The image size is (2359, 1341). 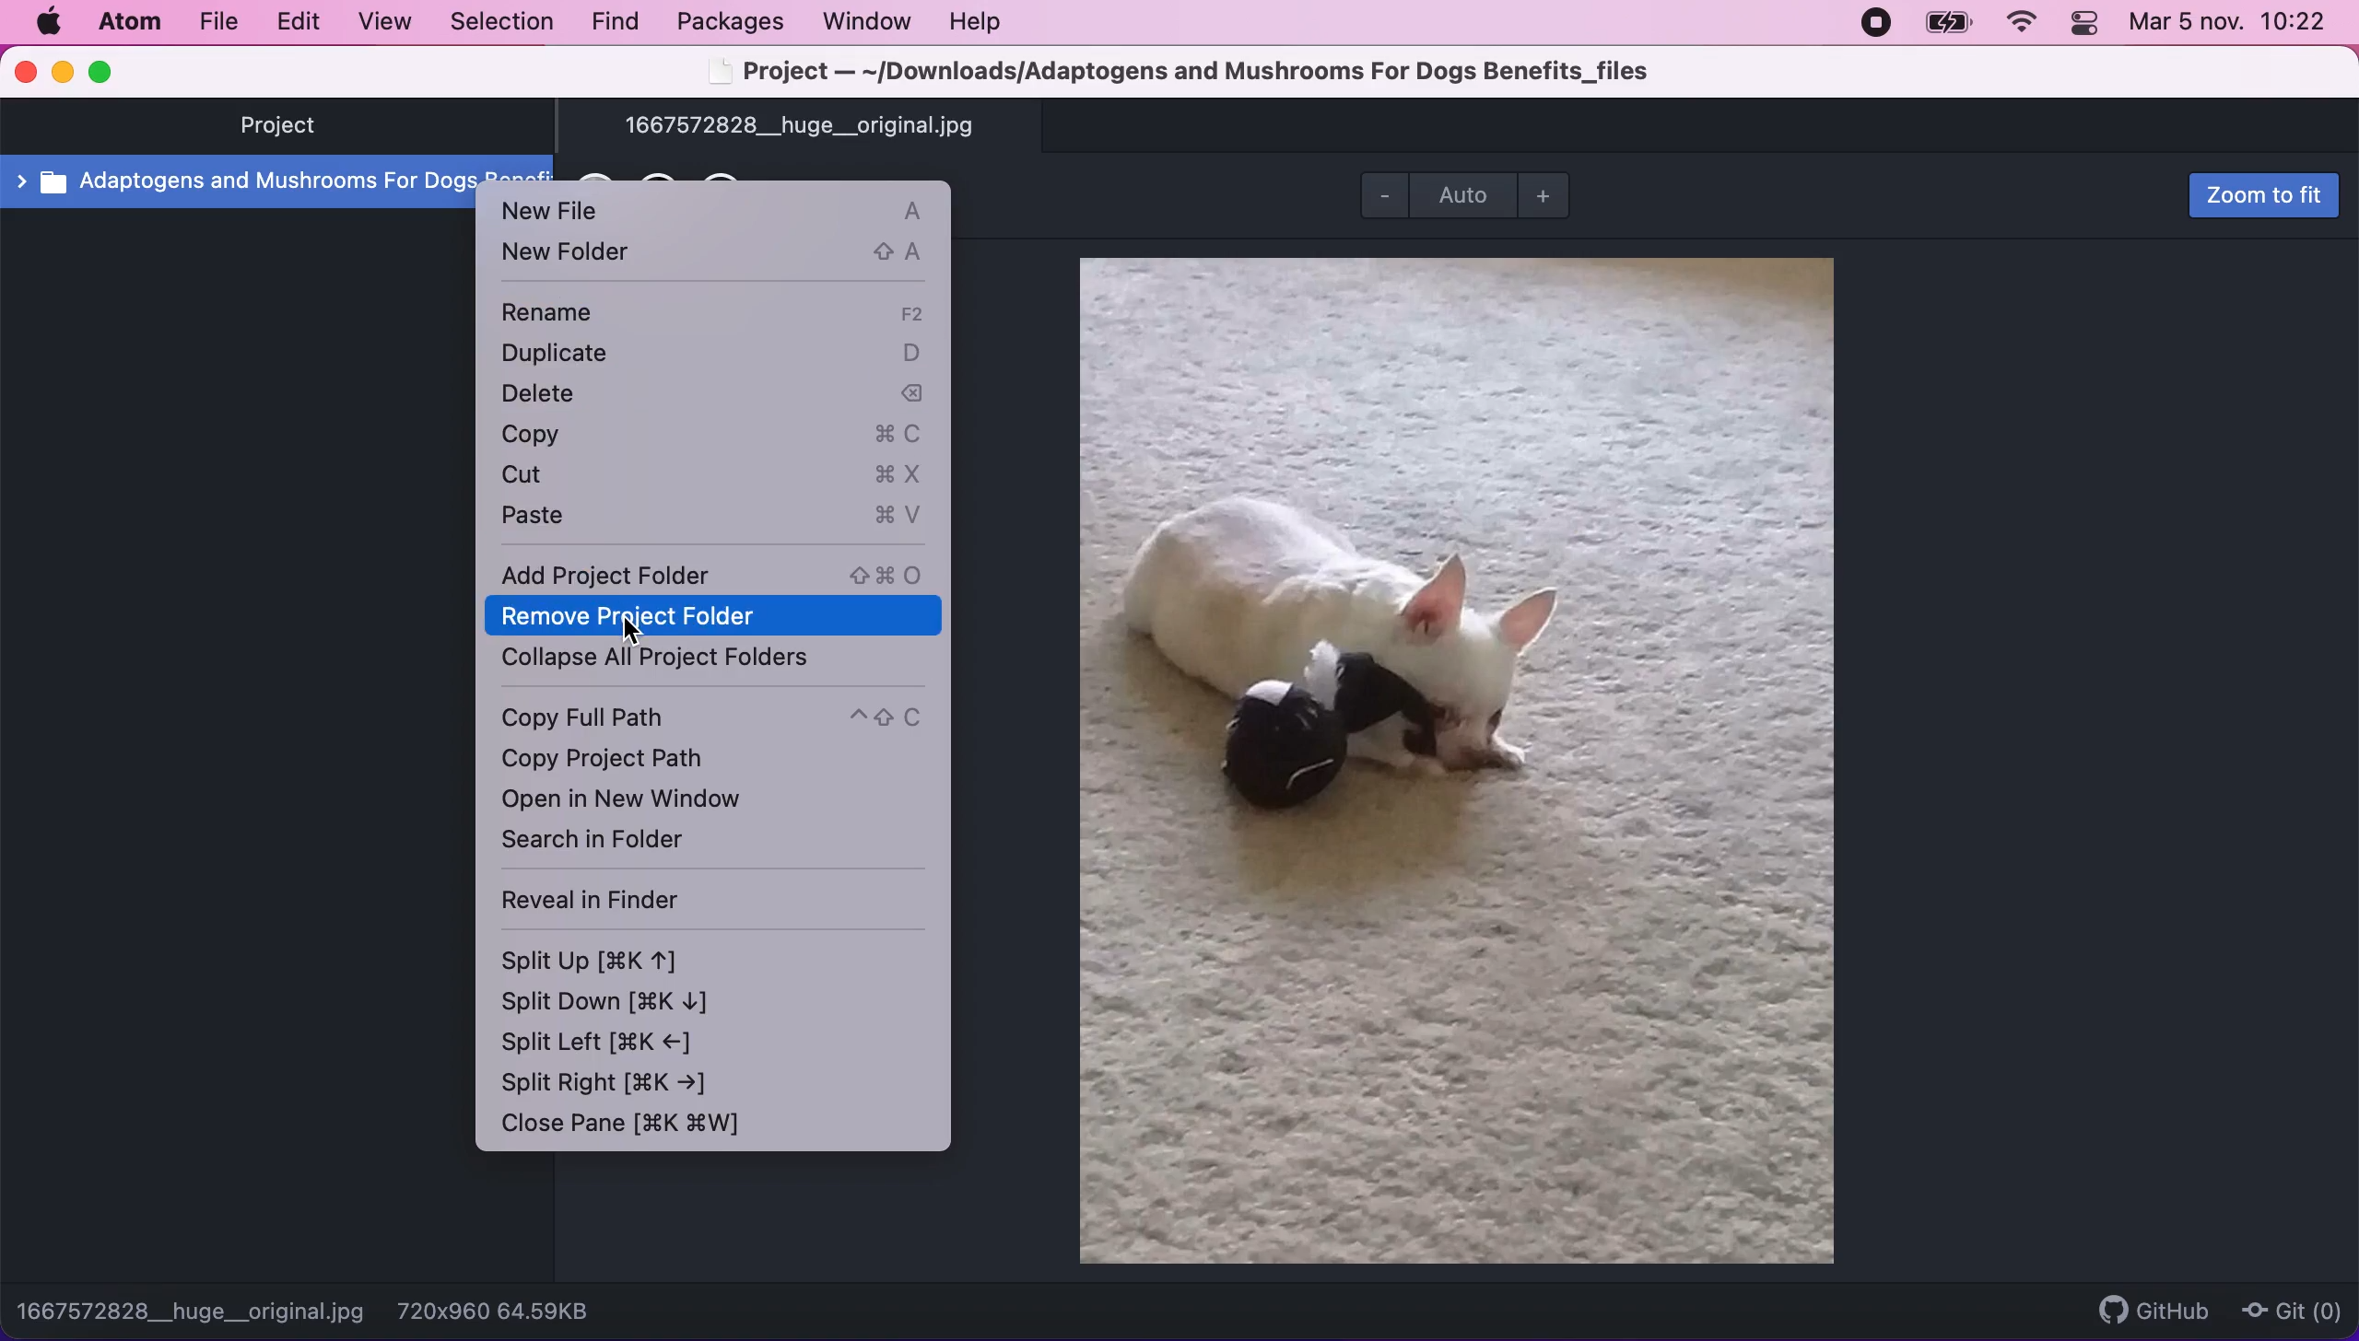 I want to click on git, so click(x=2298, y=1308).